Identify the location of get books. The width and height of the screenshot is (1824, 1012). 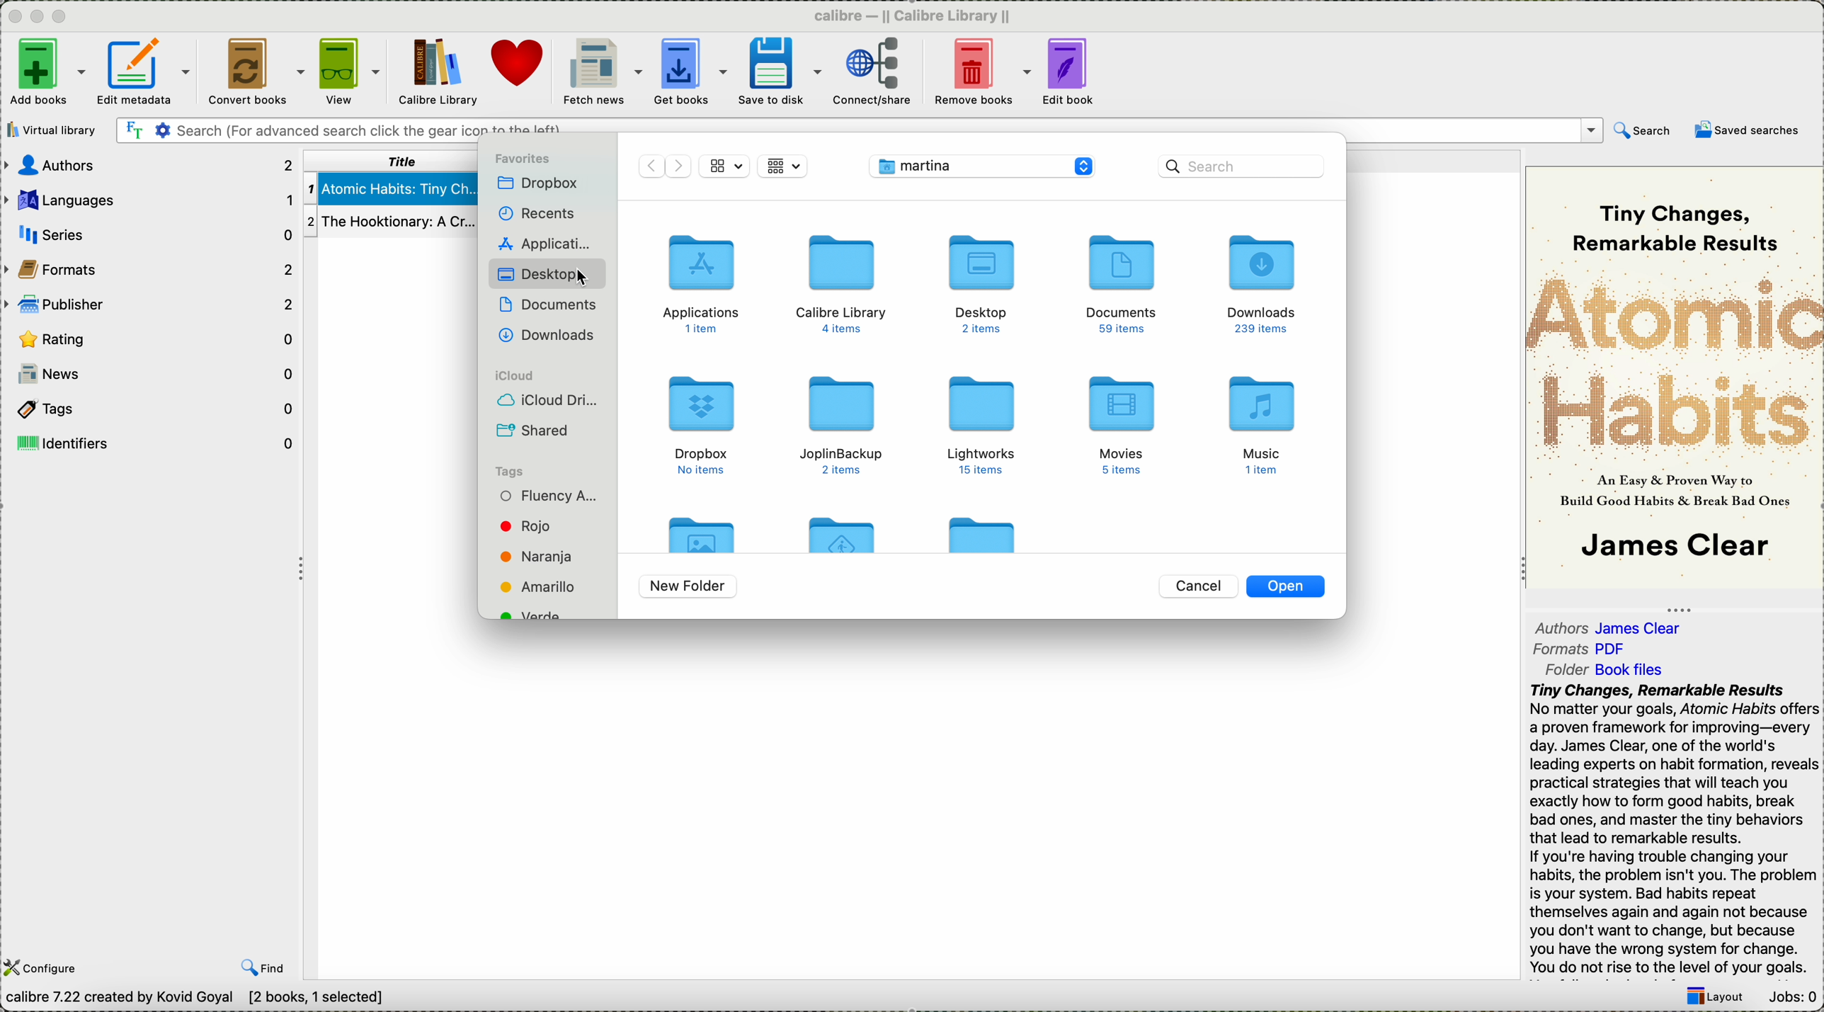
(688, 72).